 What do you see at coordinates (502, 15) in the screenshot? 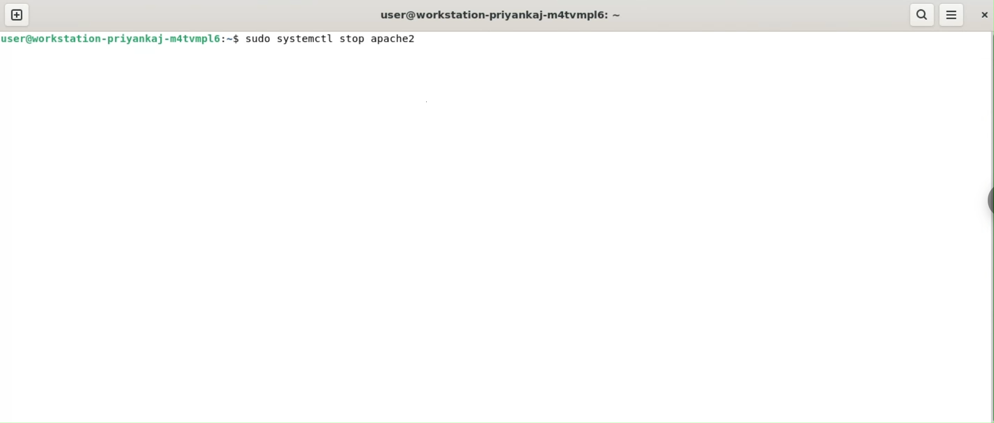
I see `user@workstation-priyankaj-m4tvmlp6:~` at bounding box center [502, 15].